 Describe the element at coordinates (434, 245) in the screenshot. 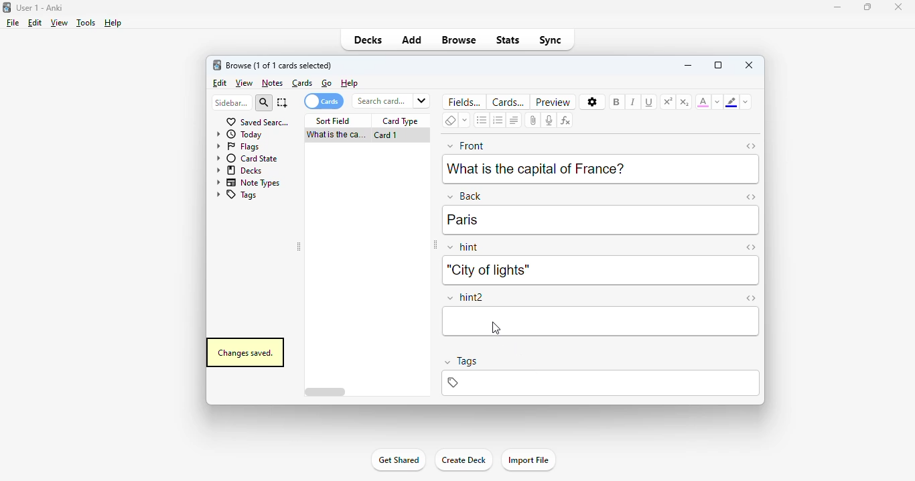

I see `toggle sidebar` at that location.